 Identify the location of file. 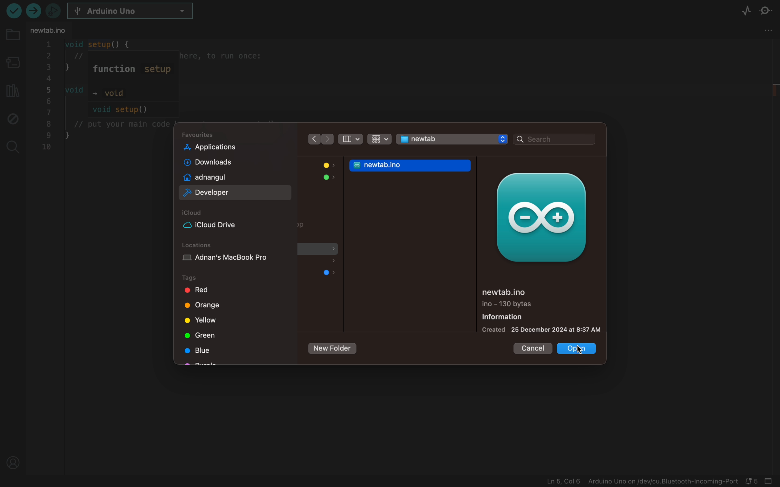
(319, 251).